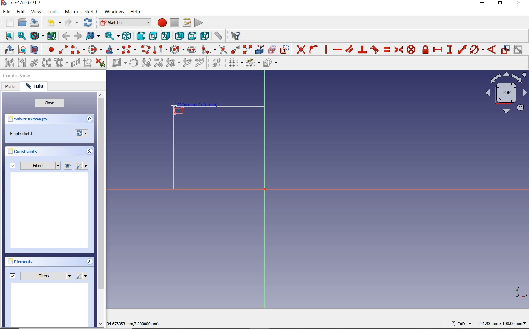 The width and height of the screenshot is (529, 329). I want to click on back, so click(66, 36).